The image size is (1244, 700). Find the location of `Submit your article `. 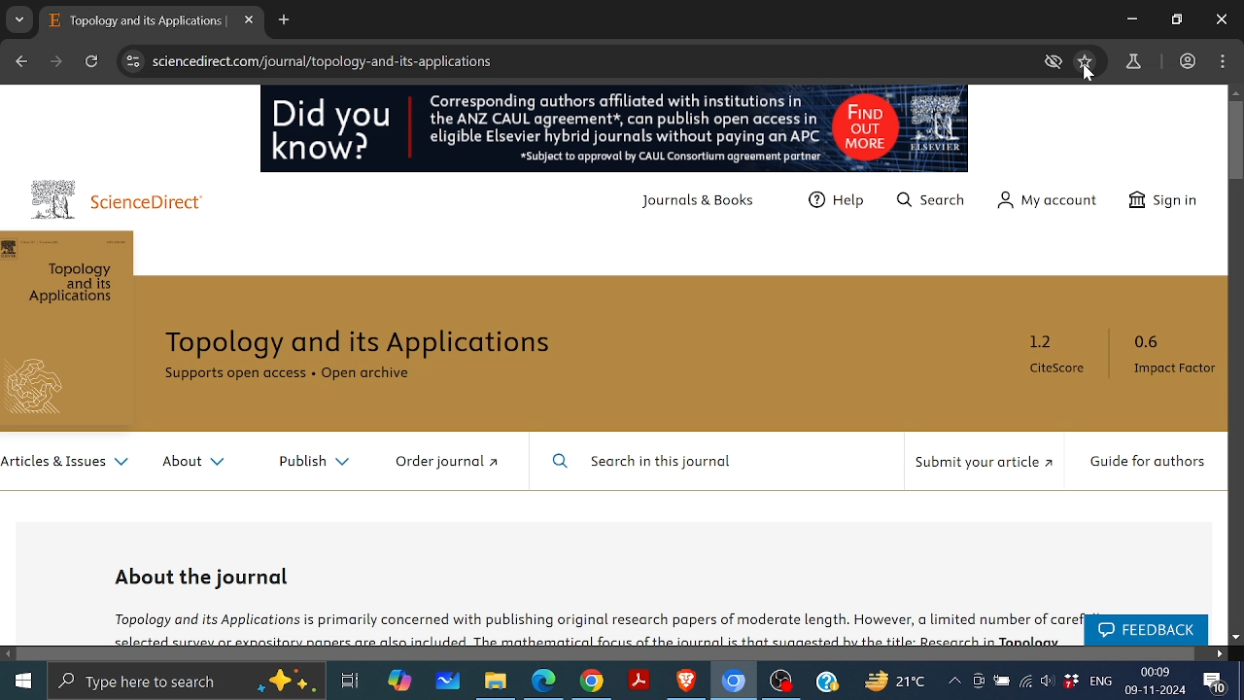

Submit your article  is located at coordinates (983, 468).